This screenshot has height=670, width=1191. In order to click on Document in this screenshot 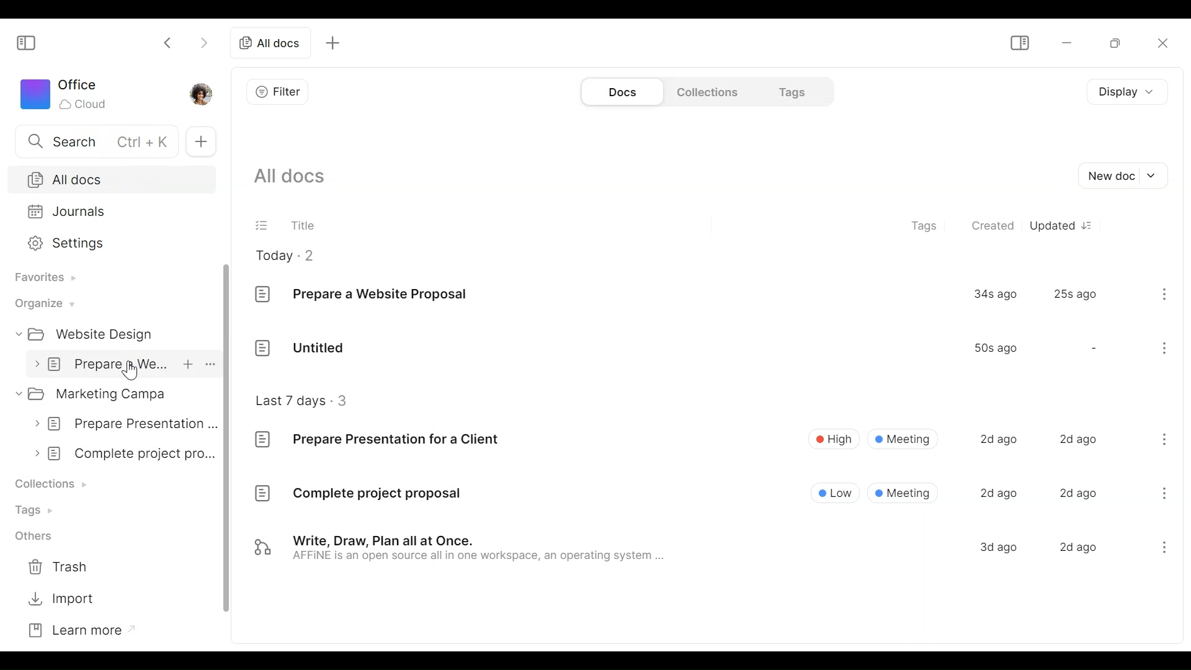, I will do `click(714, 295)`.